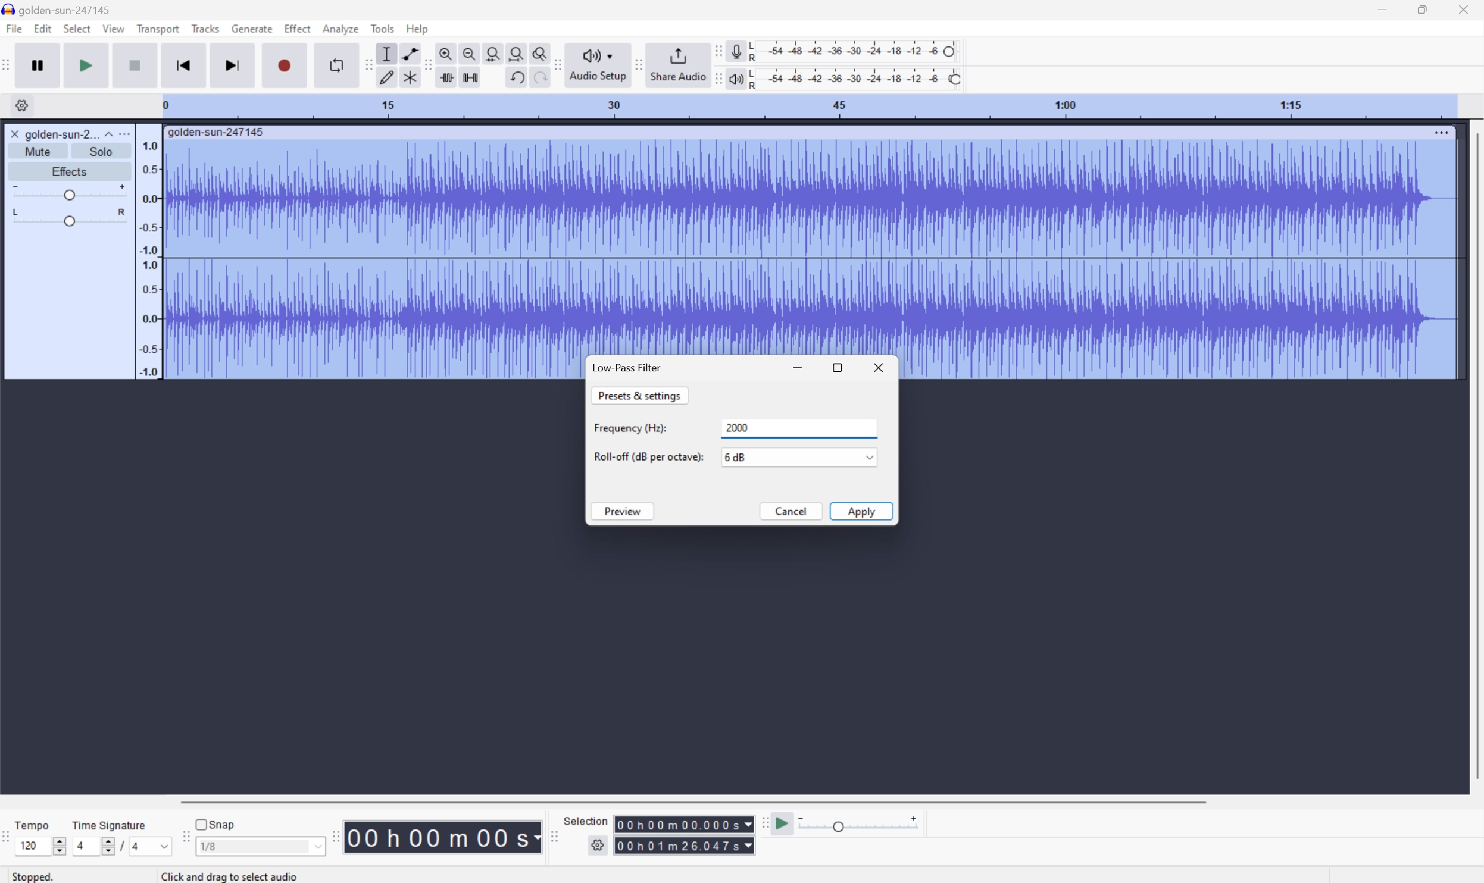 The width and height of the screenshot is (1484, 883). I want to click on Help, so click(419, 29).